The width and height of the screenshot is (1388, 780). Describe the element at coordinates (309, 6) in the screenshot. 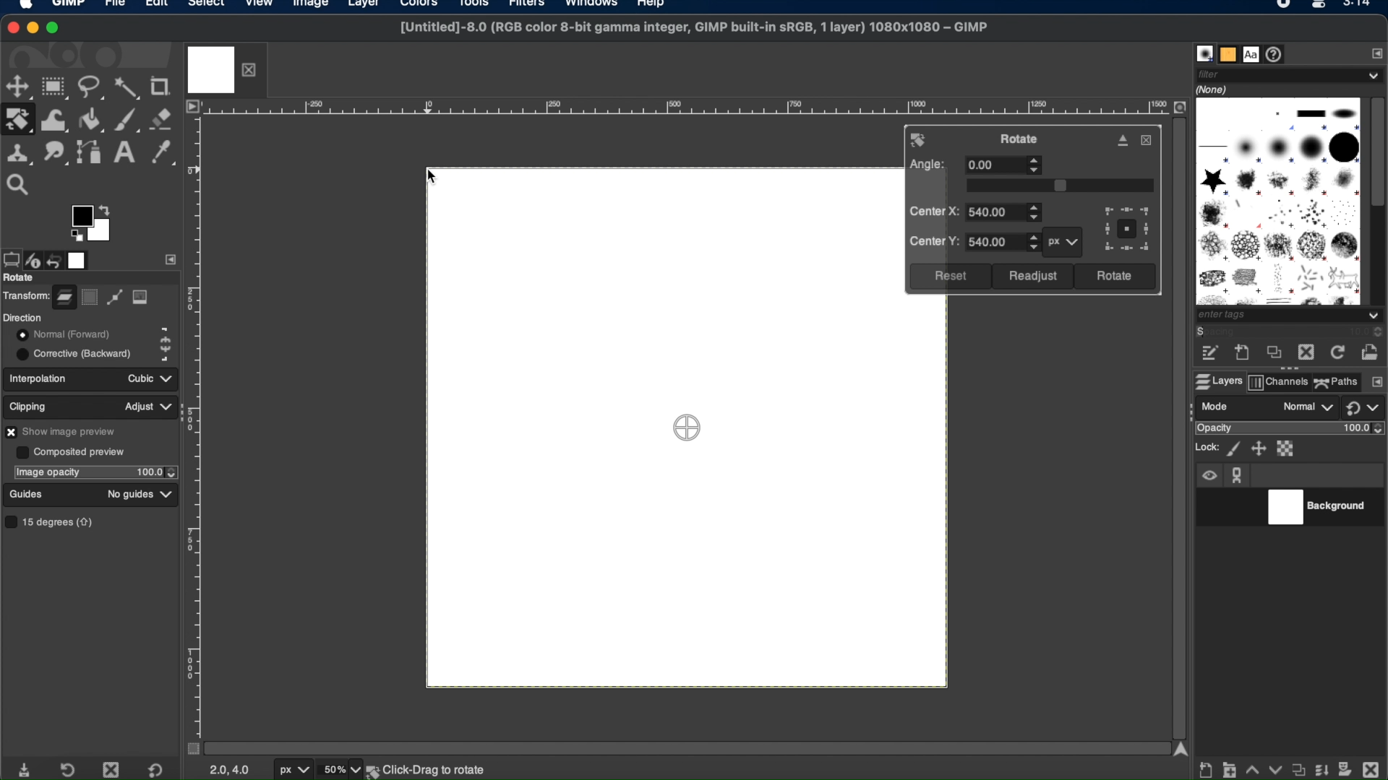

I see `image` at that location.